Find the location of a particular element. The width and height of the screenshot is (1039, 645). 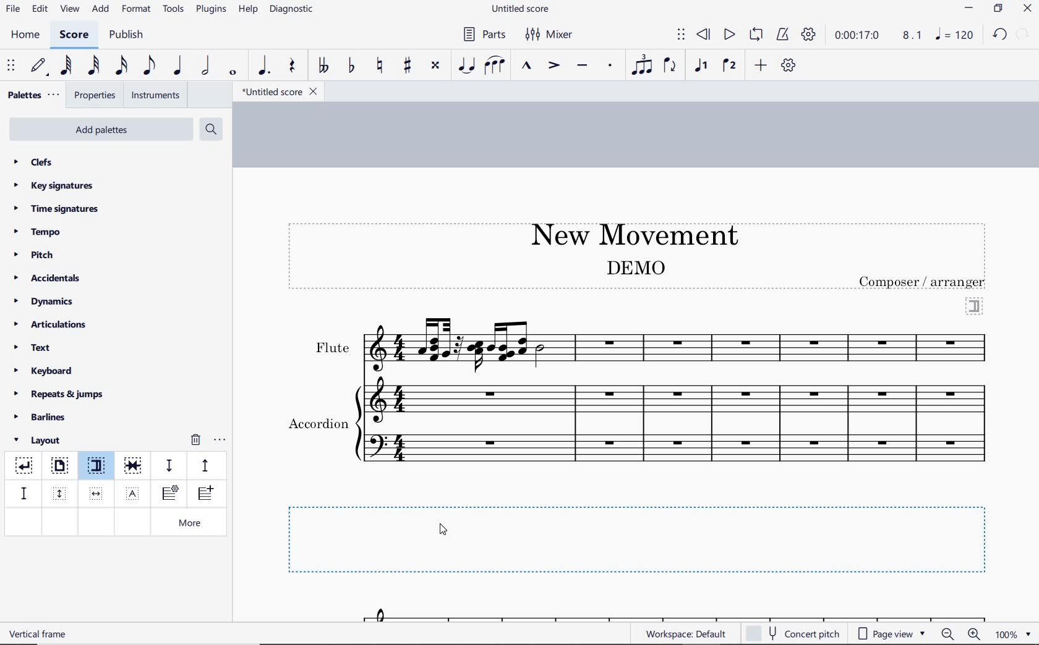

system break is located at coordinates (25, 463).